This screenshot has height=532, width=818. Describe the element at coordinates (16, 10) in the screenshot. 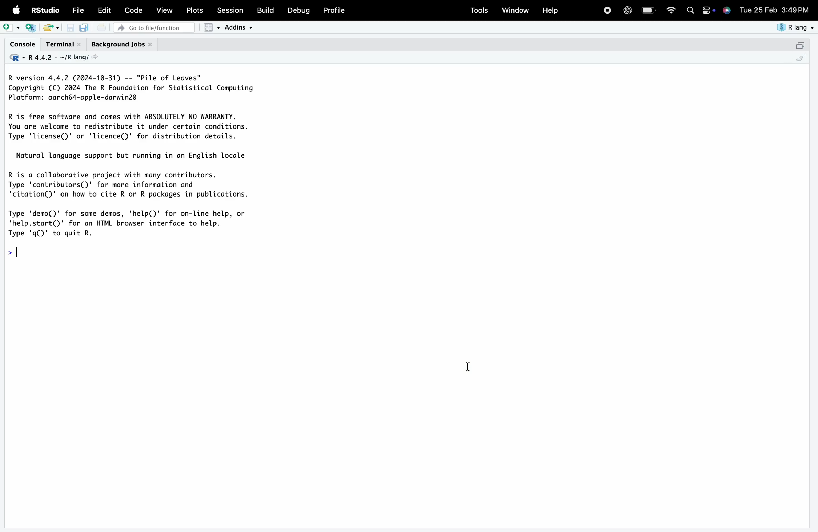

I see `Apple logo` at that location.